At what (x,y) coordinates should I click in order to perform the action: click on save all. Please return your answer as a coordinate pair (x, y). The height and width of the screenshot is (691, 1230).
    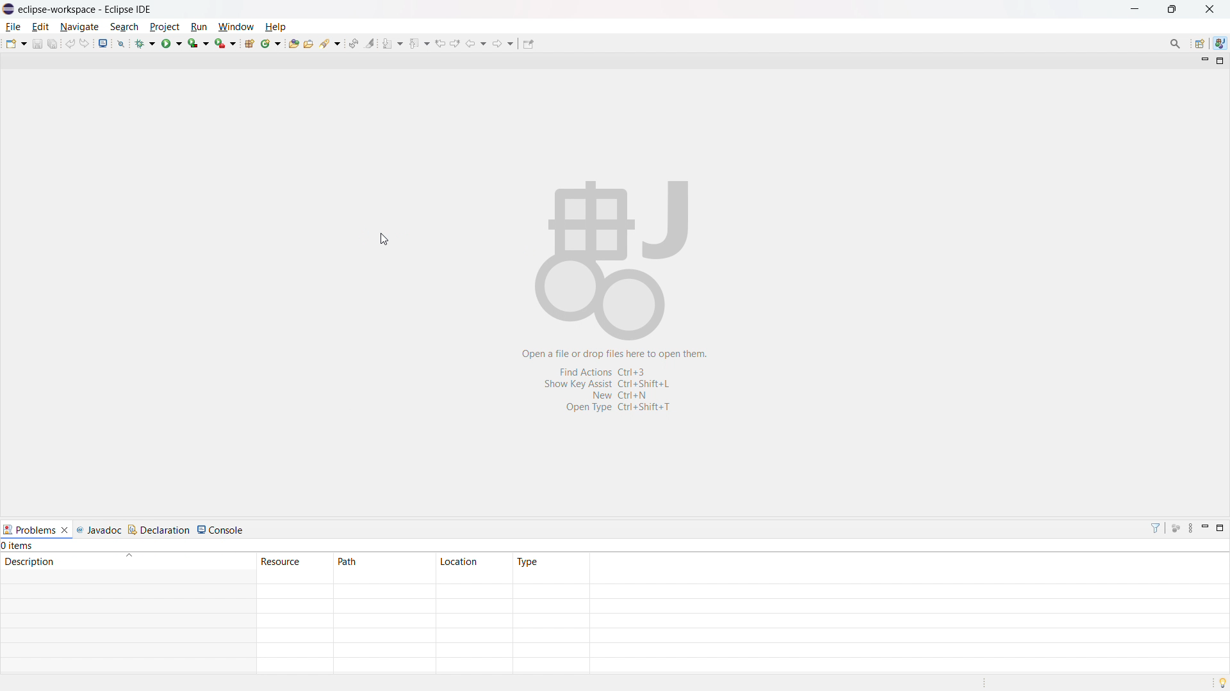
    Looking at the image, I should click on (53, 44).